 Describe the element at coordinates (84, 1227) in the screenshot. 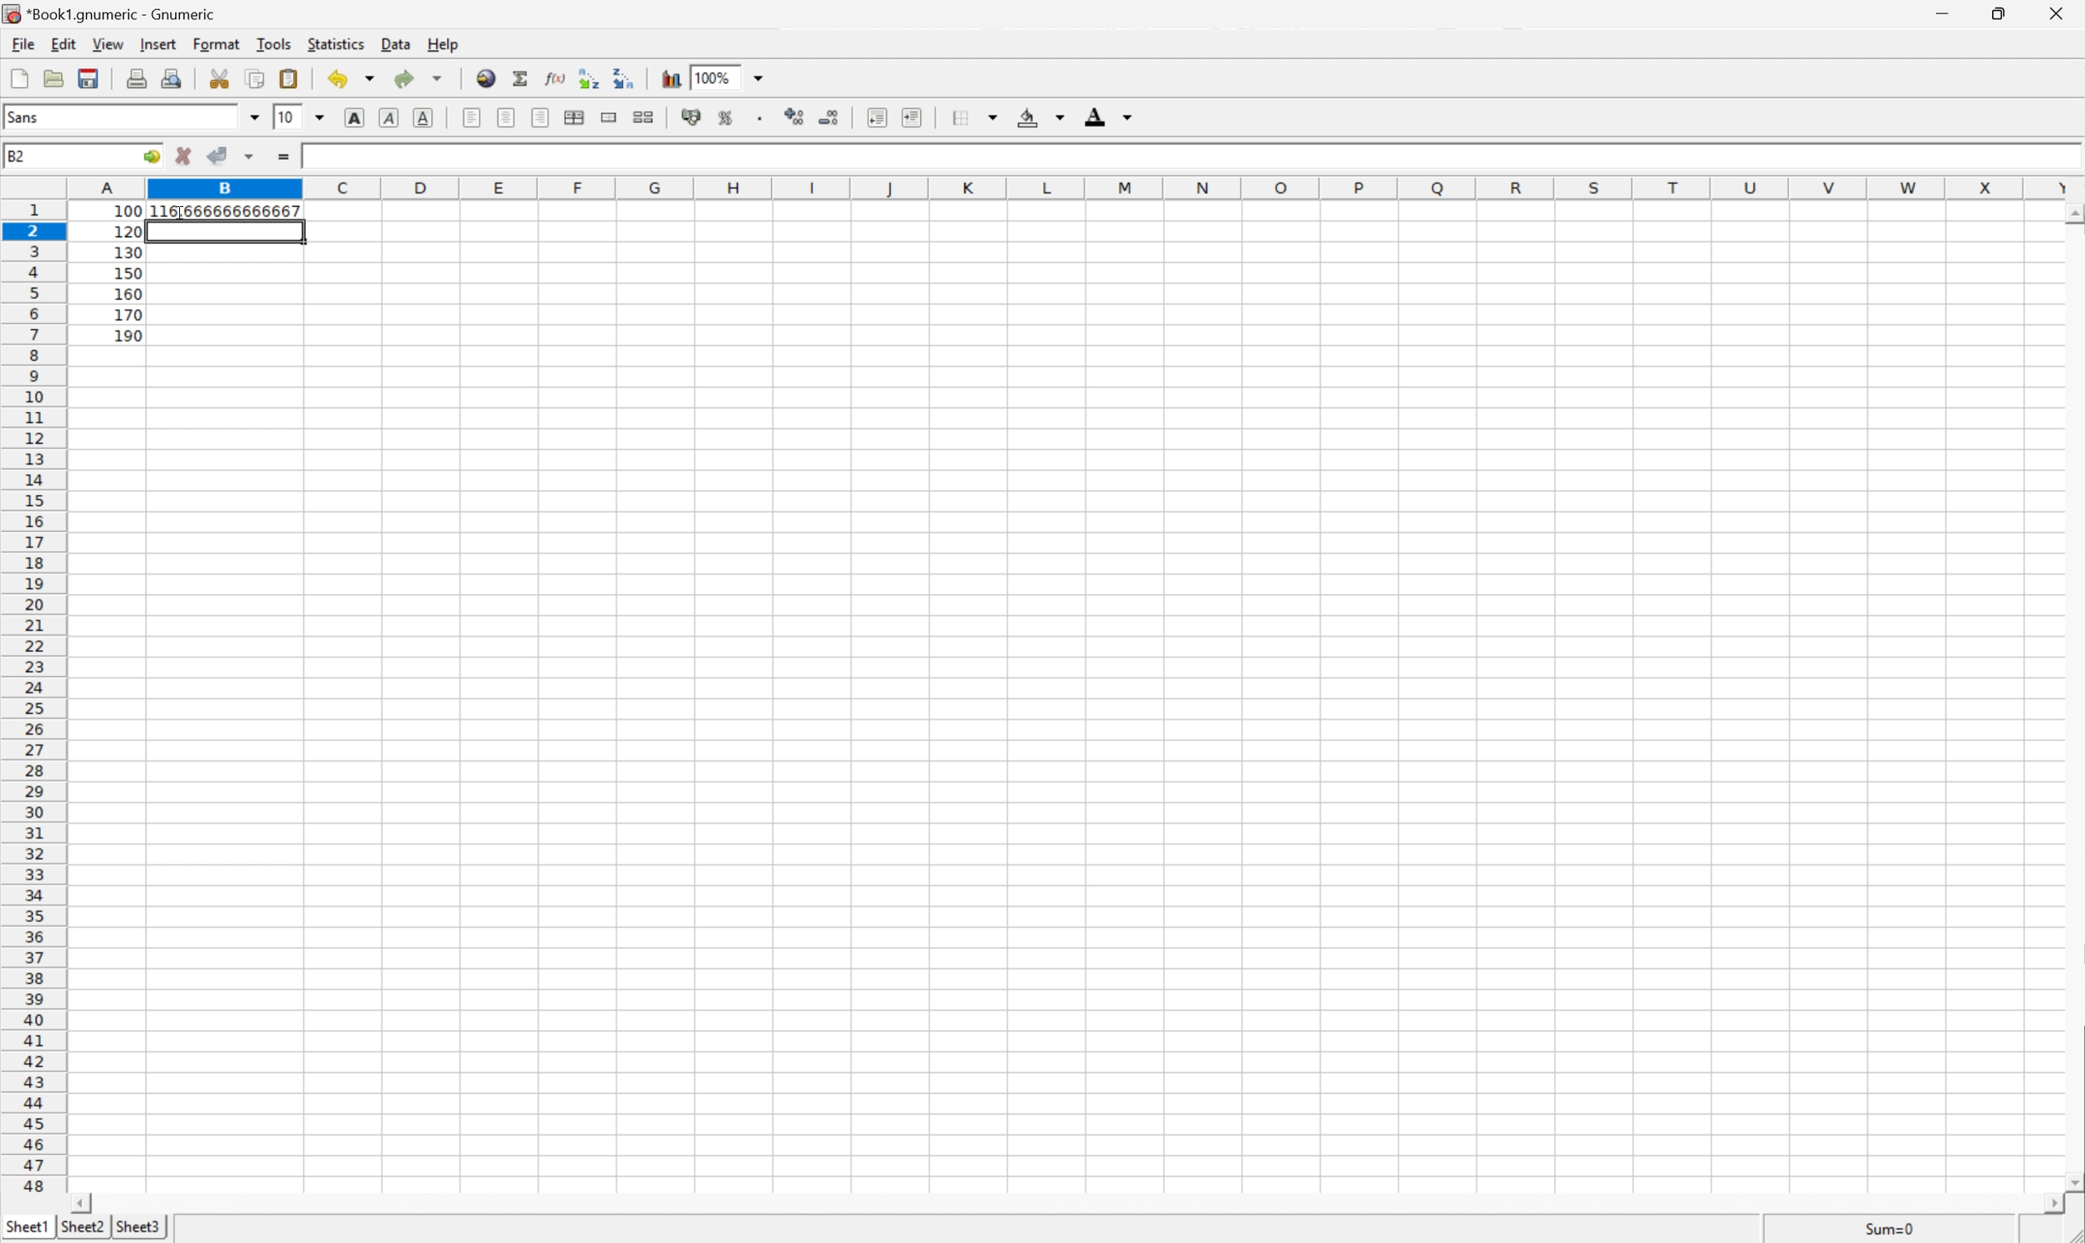

I see `Sheet2` at that location.